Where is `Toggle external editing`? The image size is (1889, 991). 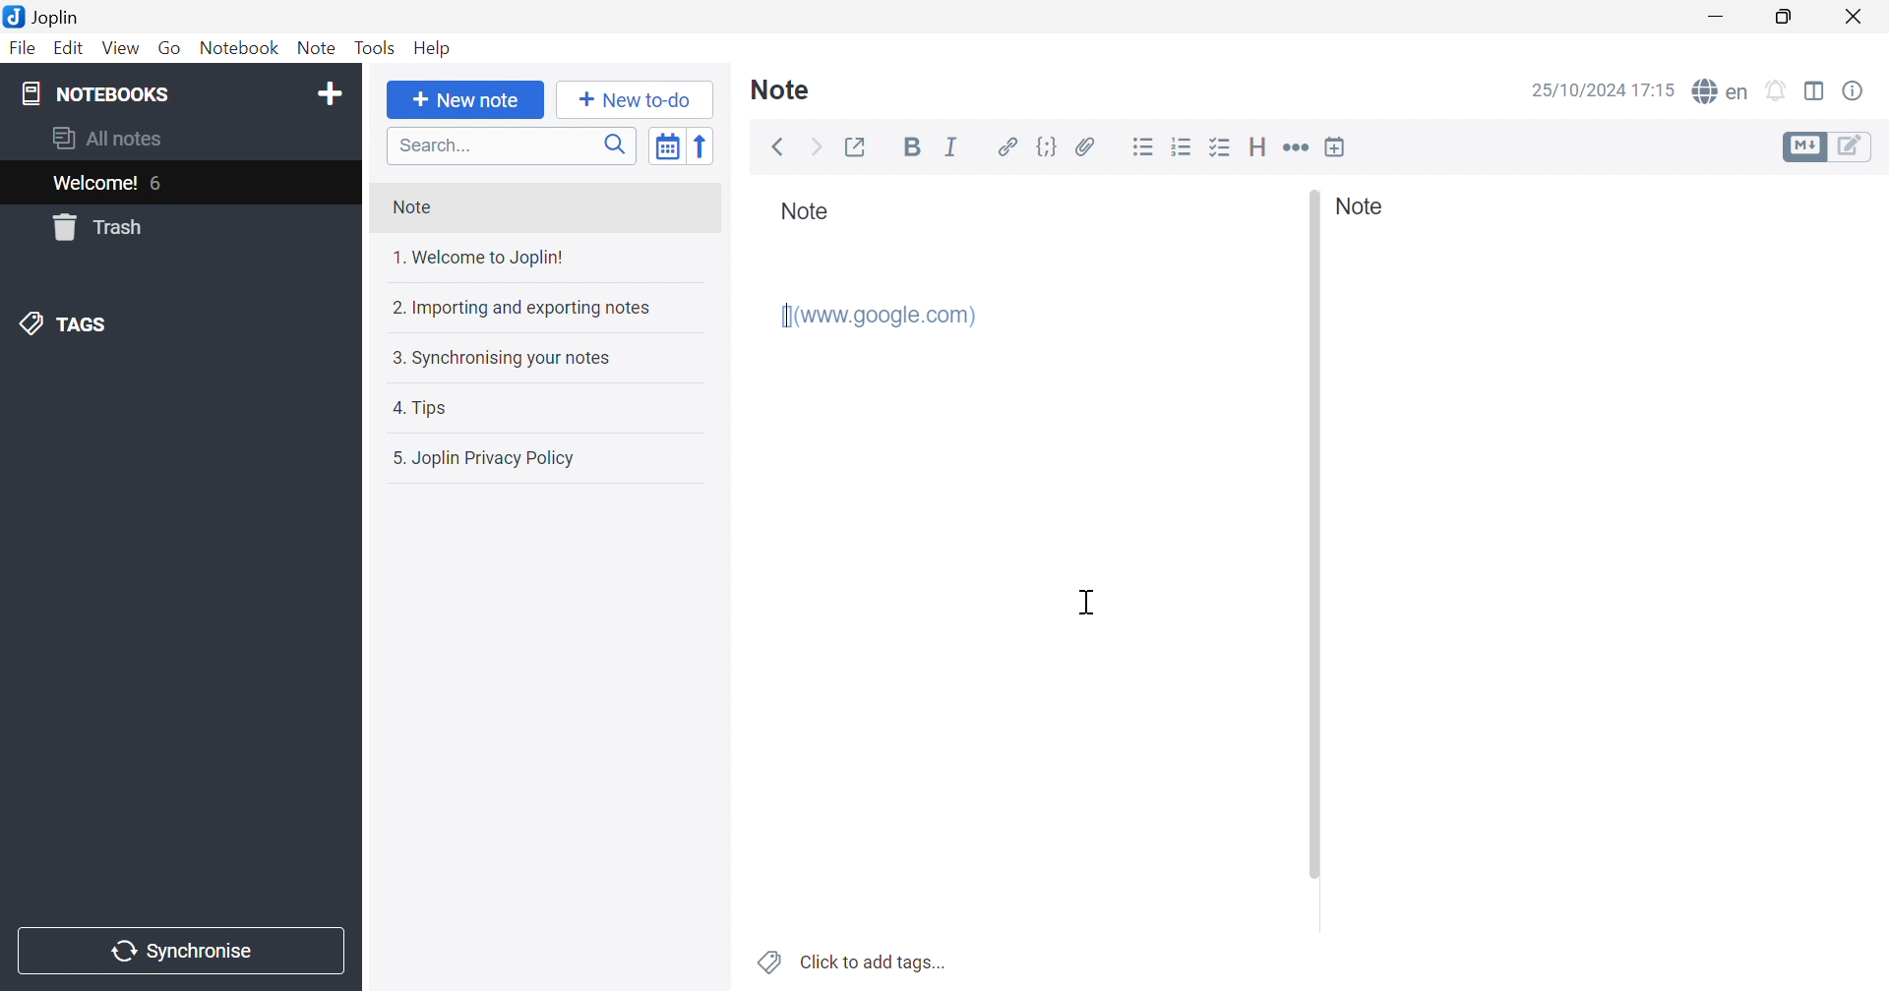
Toggle external editing is located at coordinates (860, 146).